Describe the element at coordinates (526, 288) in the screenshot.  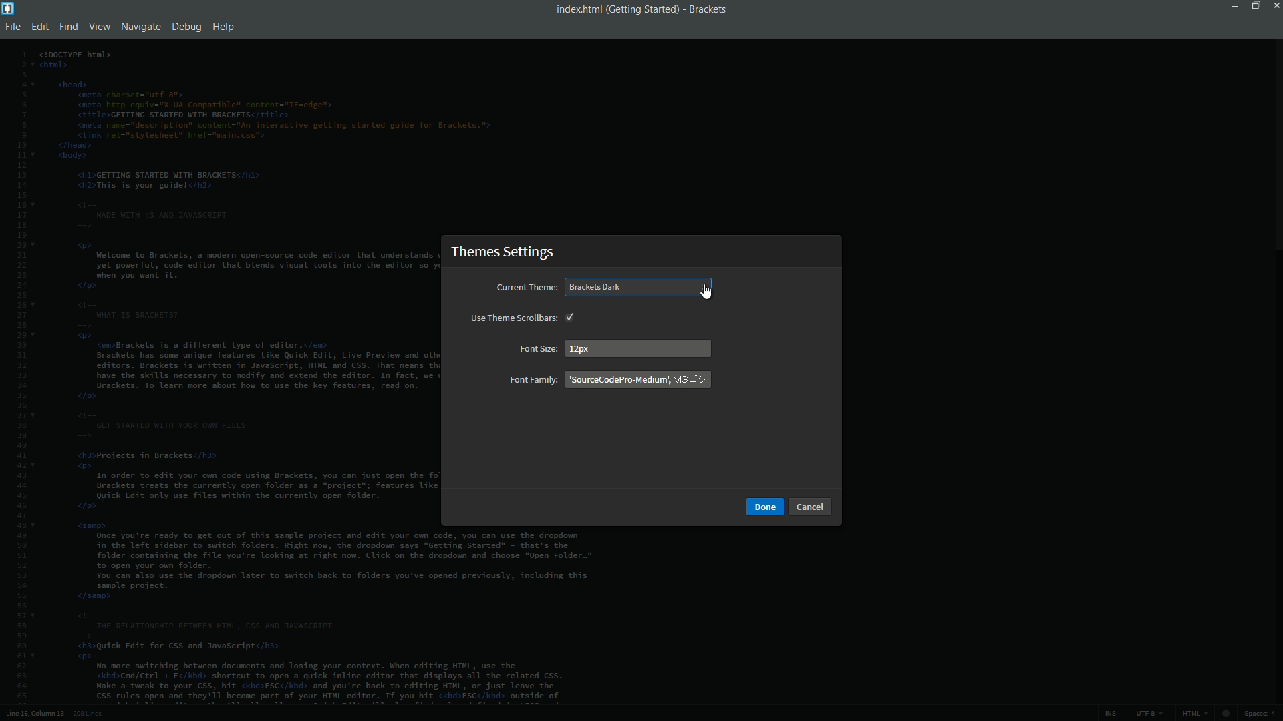
I see `current theme` at that location.